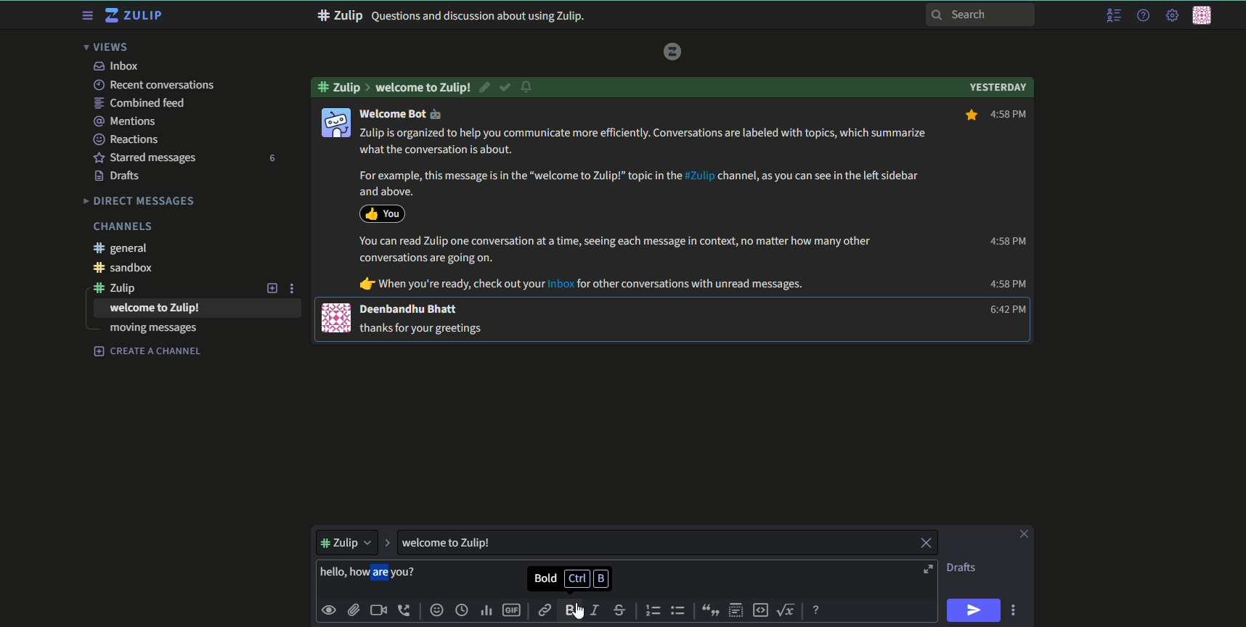  Describe the element at coordinates (86, 16) in the screenshot. I see `menu` at that location.